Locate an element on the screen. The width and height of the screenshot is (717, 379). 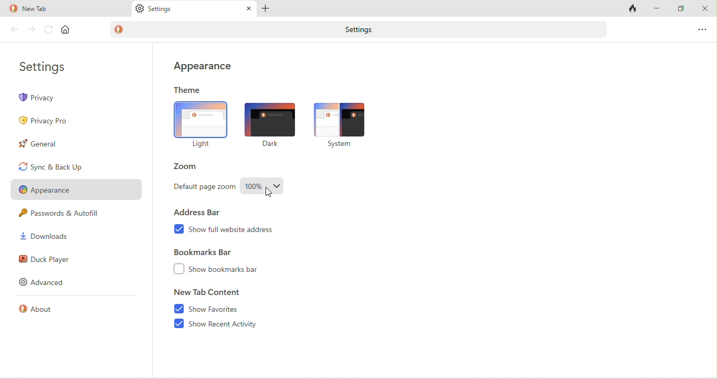
forward is located at coordinates (33, 29).